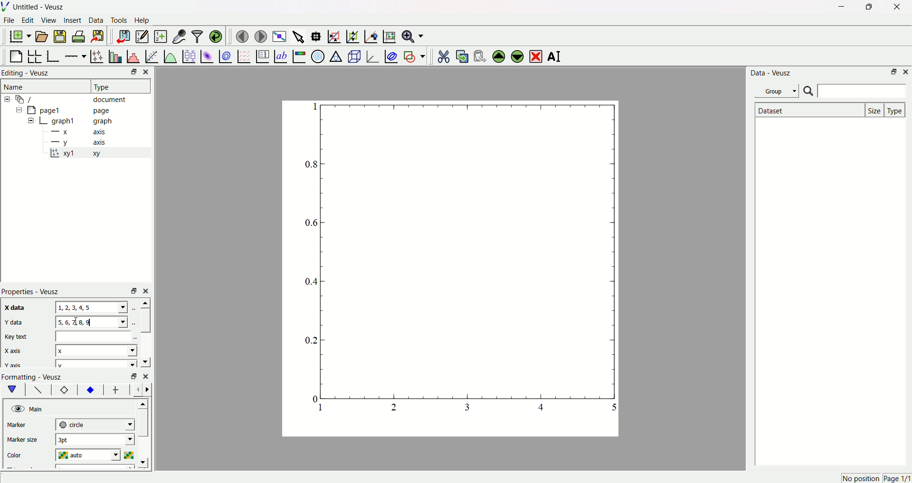 The image size is (912, 483). What do you see at coordinates (480, 55) in the screenshot?
I see `paste the widgets` at bounding box center [480, 55].